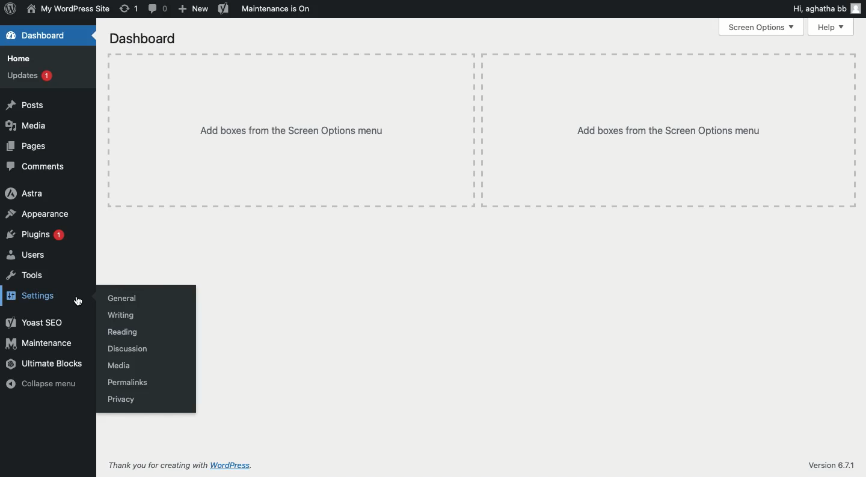 The width and height of the screenshot is (866, 477). I want to click on Comment, so click(159, 9).